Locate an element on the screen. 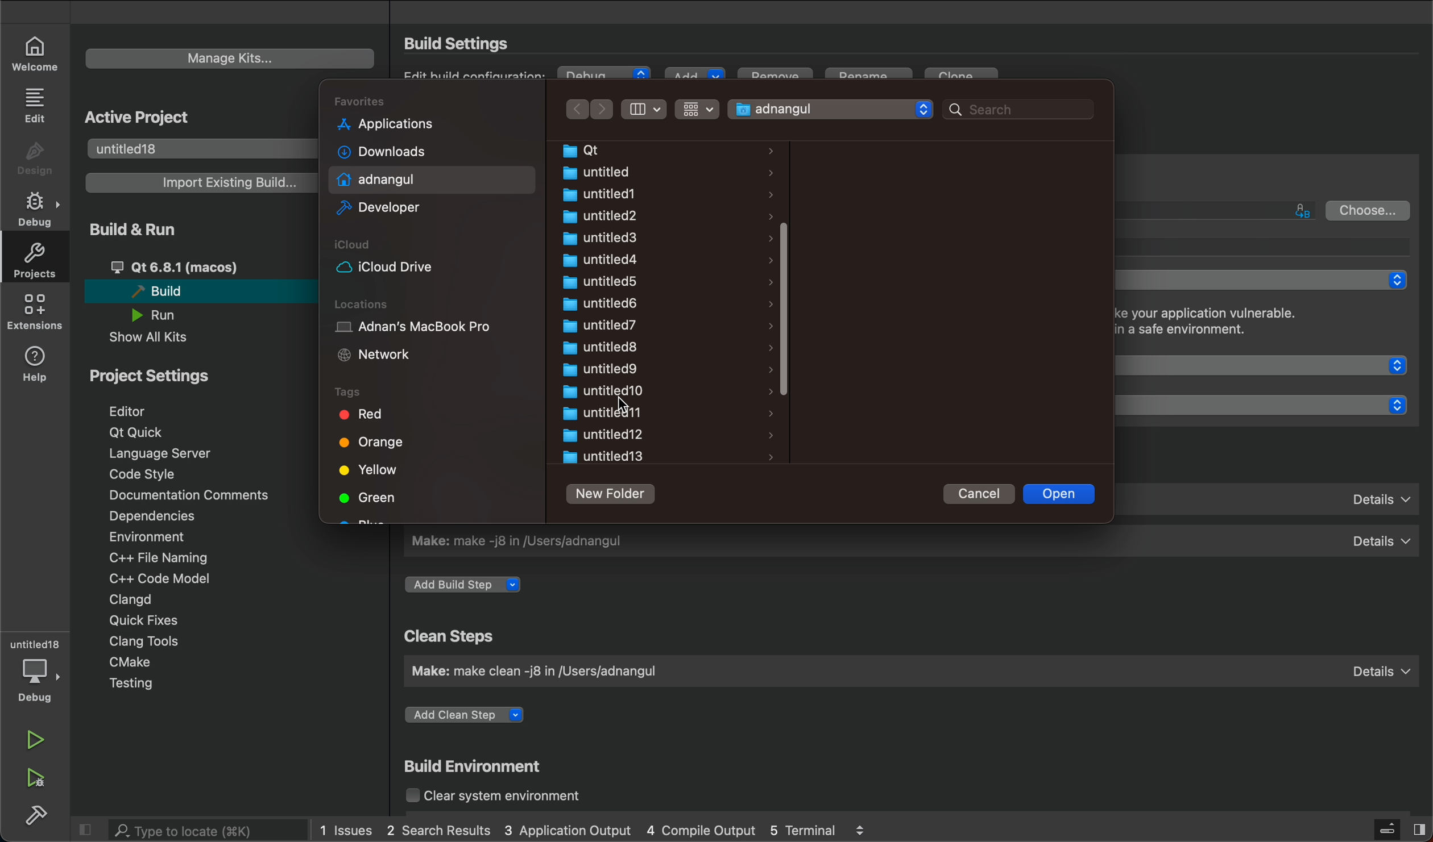  run is located at coordinates (35, 740).